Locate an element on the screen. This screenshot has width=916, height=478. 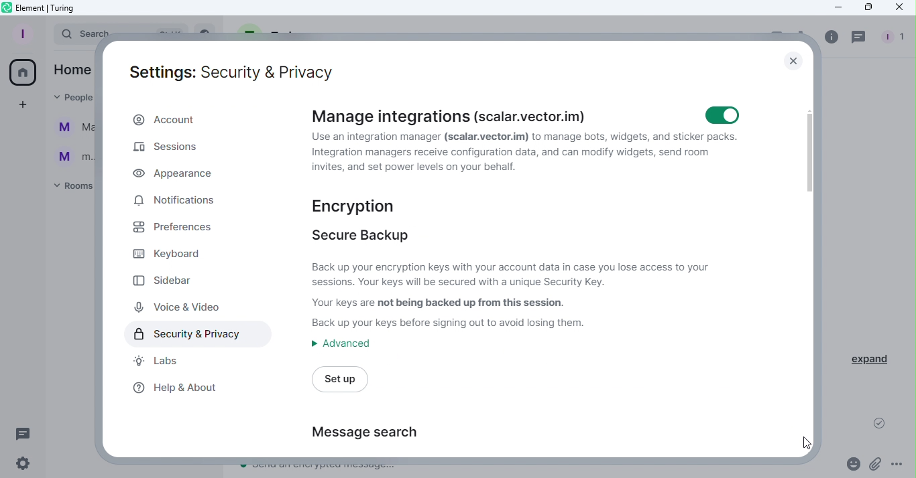
Help and about is located at coordinates (178, 390).